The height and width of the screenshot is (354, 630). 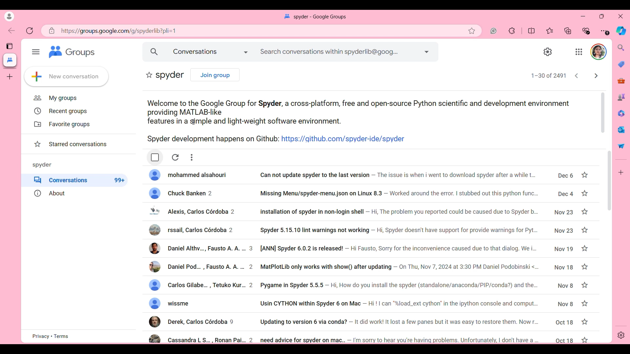 What do you see at coordinates (621, 31) in the screenshot?
I see `Browser AI` at bounding box center [621, 31].